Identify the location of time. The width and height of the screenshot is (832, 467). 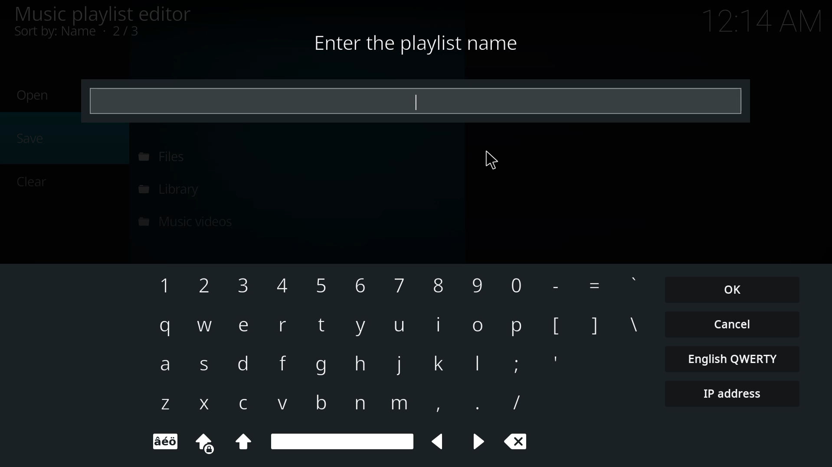
(763, 19).